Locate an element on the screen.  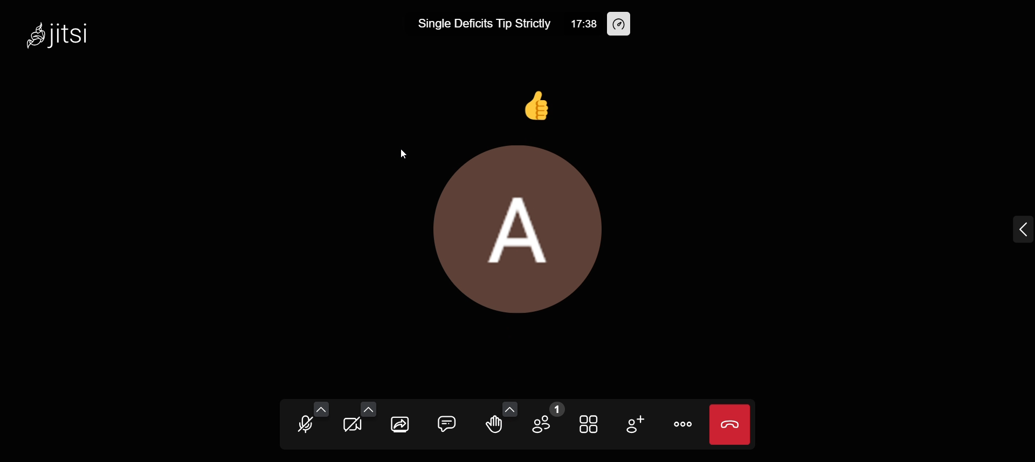
Cursor is located at coordinates (402, 153).